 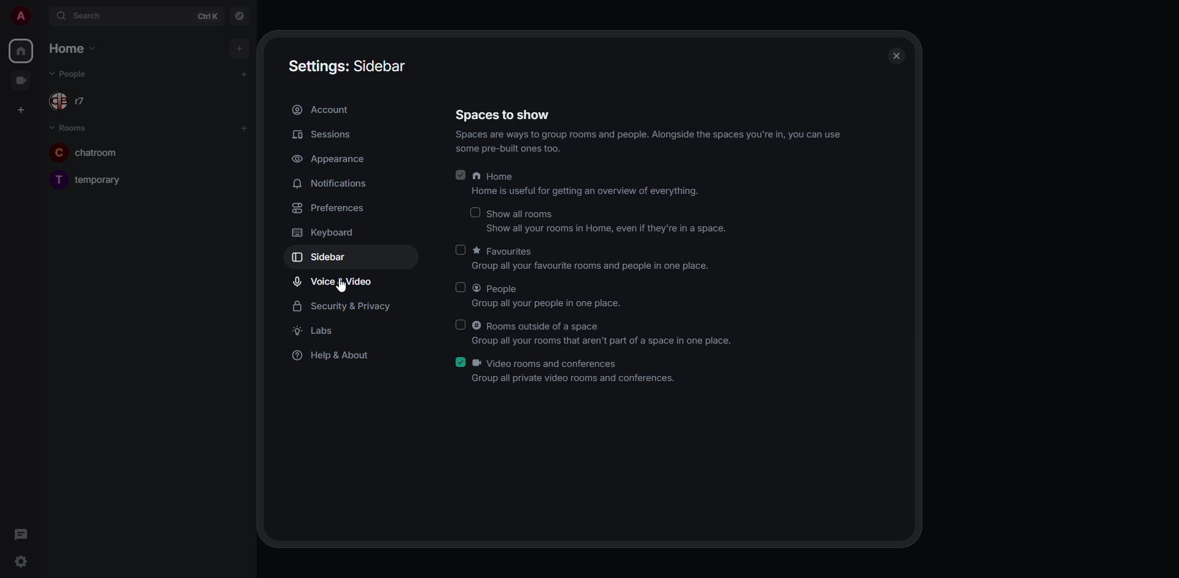 What do you see at coordinates (236, 47) in the screenshot?
I see `add` at bounding box center [236, 47].